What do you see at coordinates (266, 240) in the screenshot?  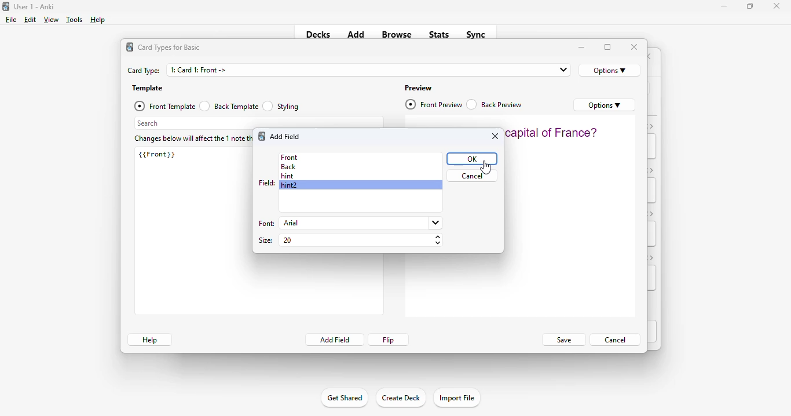 I see `size:` at bounding box center [266, 240].